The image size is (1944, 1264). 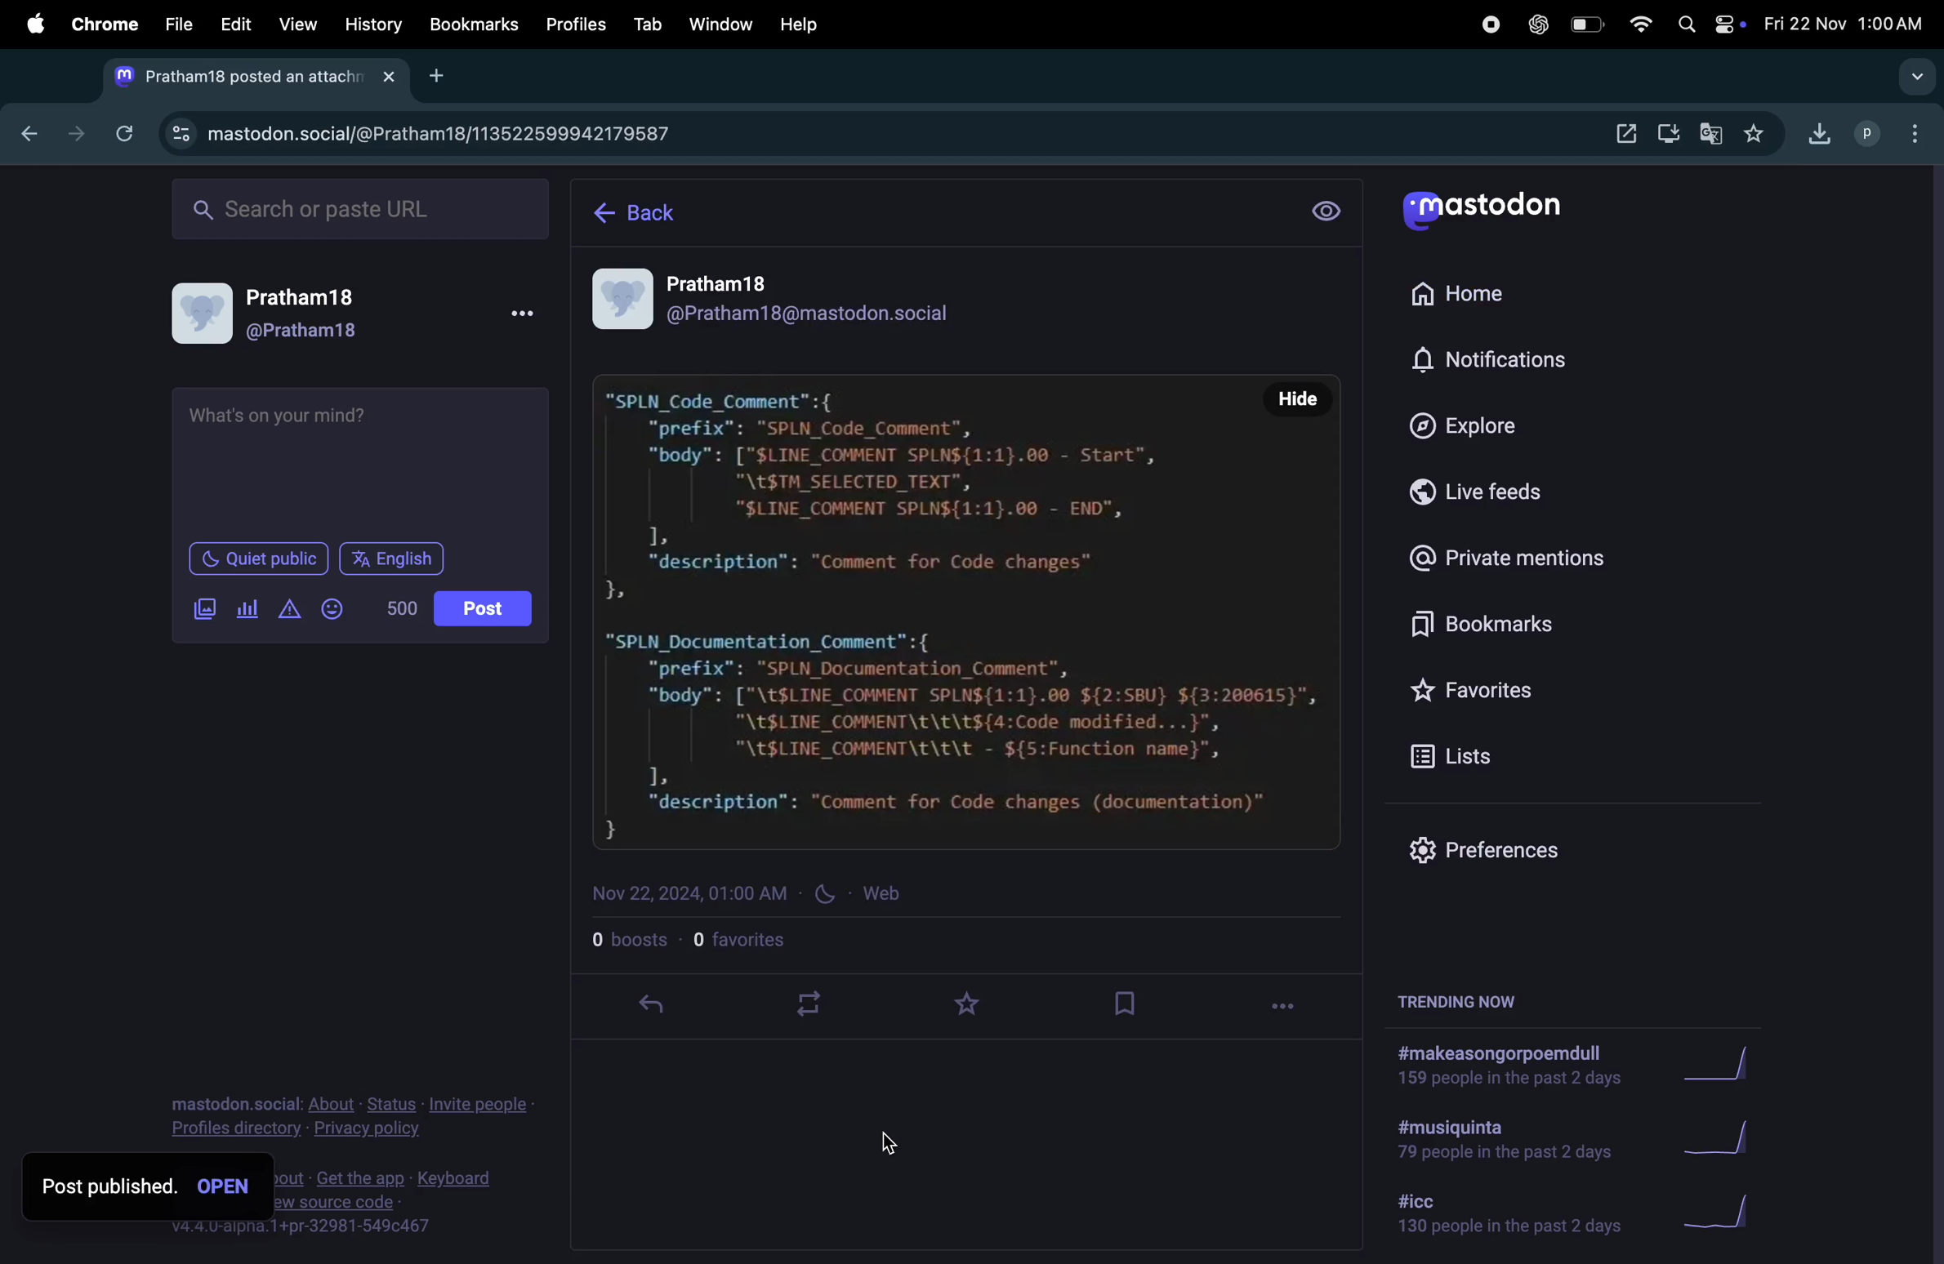 What do you see at coordinates (363, 1177) in the screenshot?
I see `get the app` at bounding box center [363, 1177].